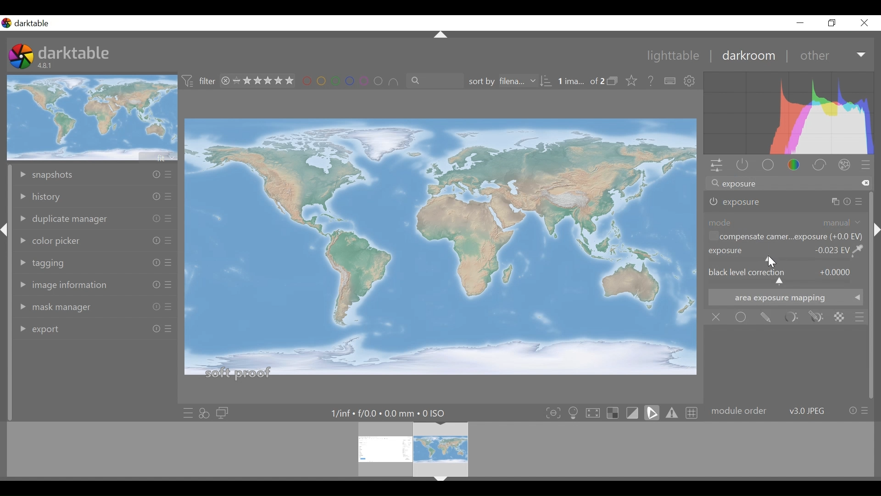  What do you see at coordinates (22, 57) in the screenshot?
I see `Darktable Desktop Icon` at bounding box center [22, 57].